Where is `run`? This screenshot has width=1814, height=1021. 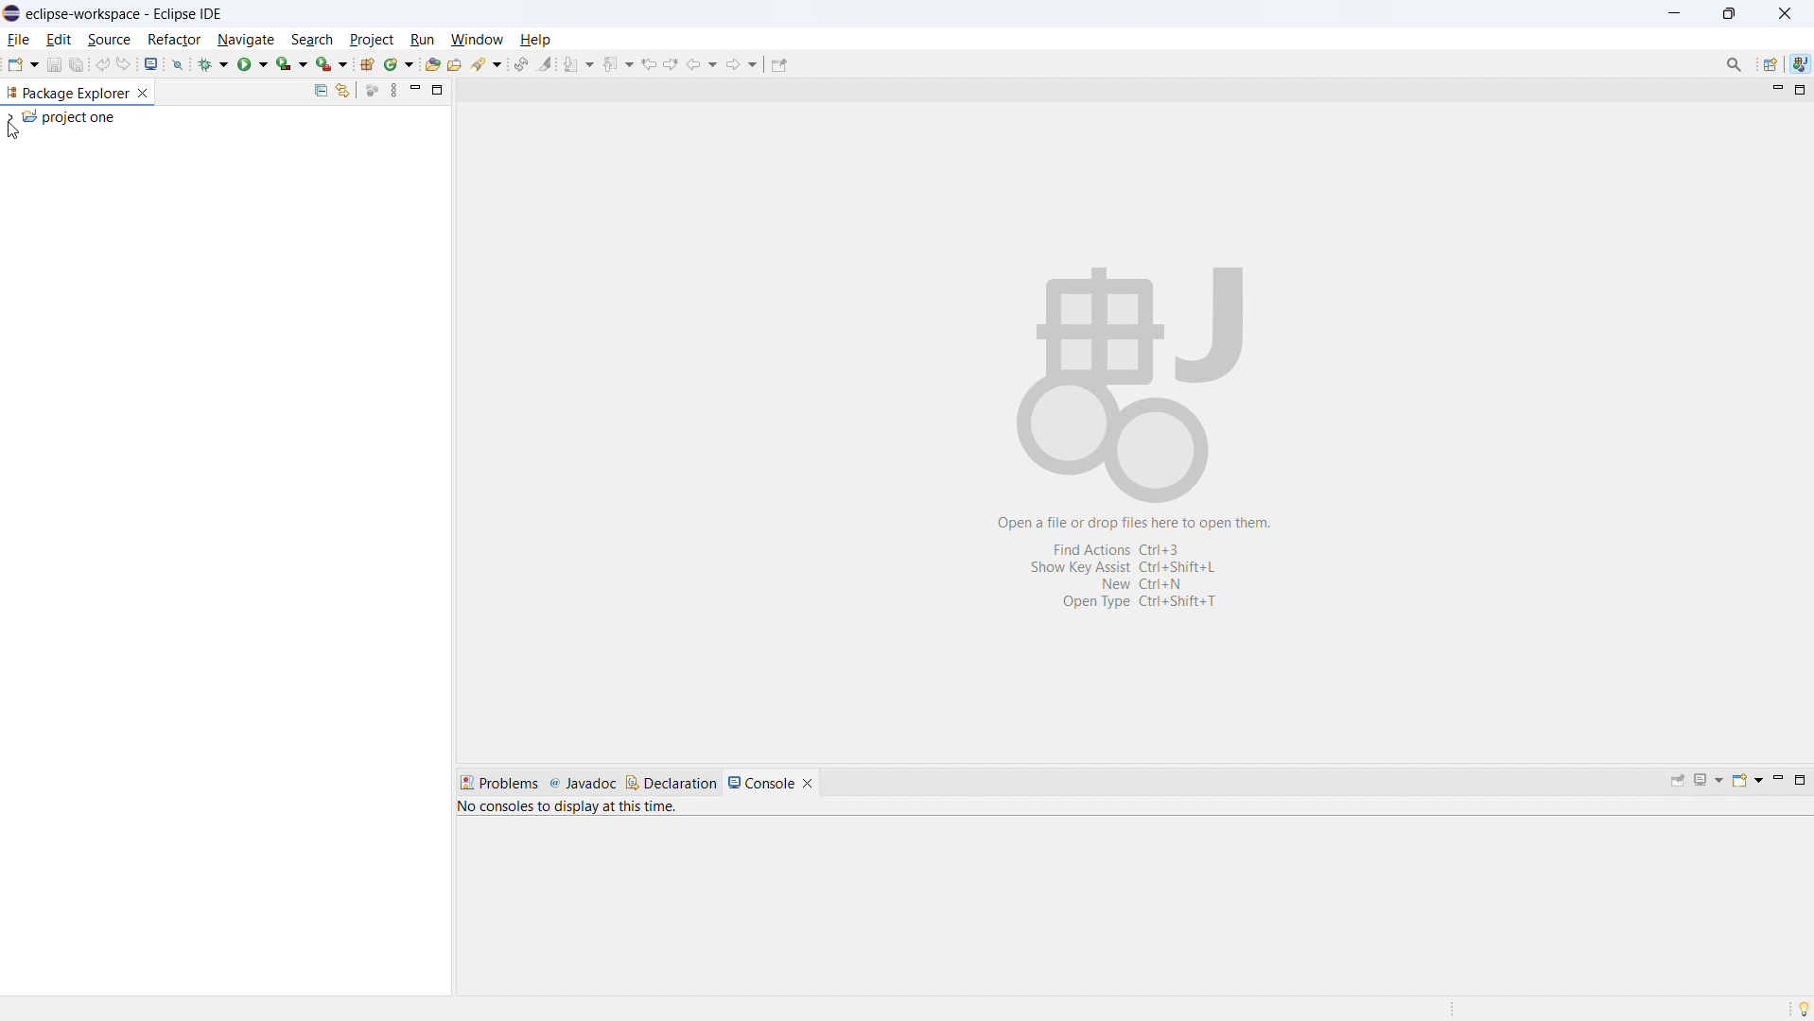 run is located at coordinates (253, 64).